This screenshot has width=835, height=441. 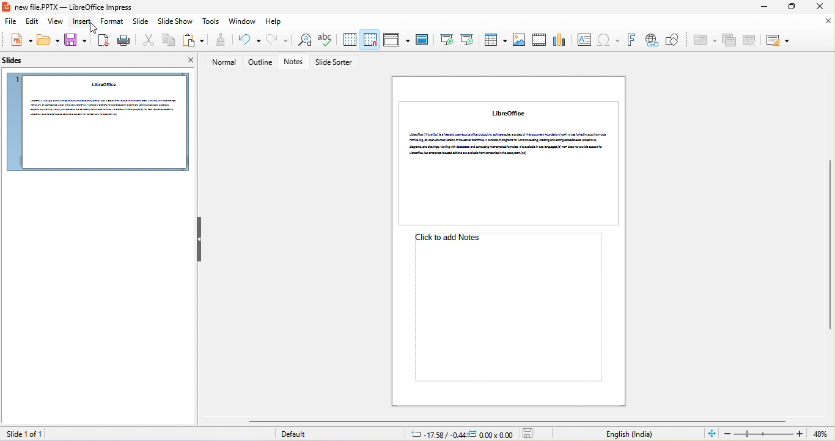 What do you see at coordinates (31, 23) in the screenshot?
I see `edit` at bounding box center [31, 23].